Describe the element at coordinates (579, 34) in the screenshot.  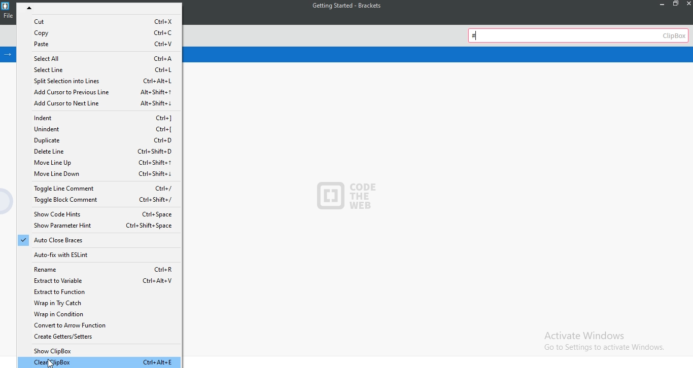
I see `clipbox` at that location.